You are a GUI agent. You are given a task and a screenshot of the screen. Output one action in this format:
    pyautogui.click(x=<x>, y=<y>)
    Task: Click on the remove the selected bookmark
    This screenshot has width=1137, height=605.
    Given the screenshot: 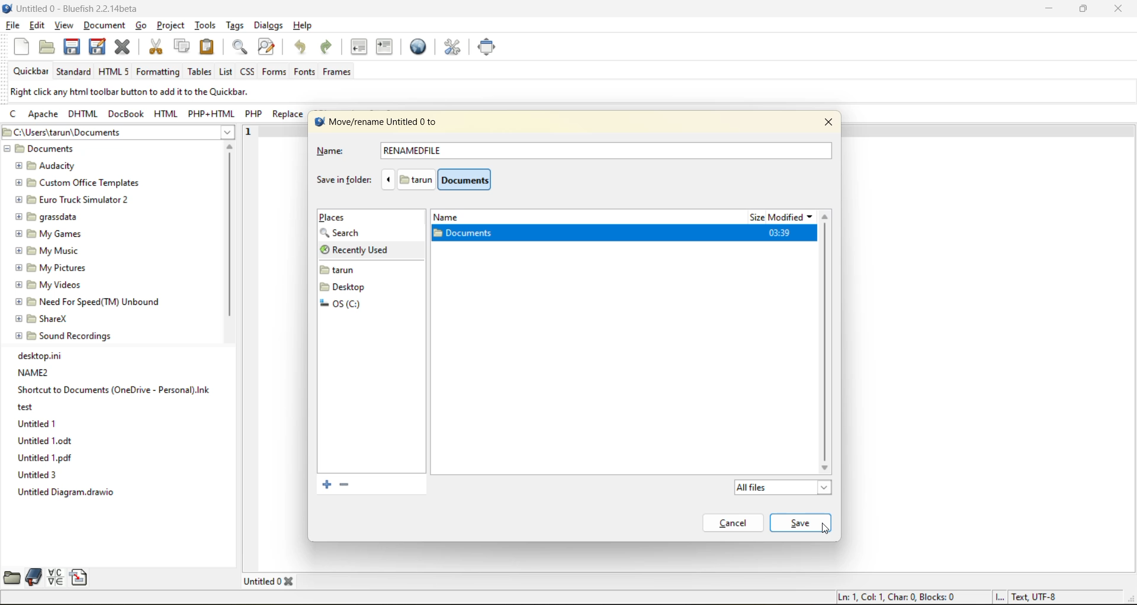 What is the action you would take?
    pyautogui.click(x=343, y=486)
    